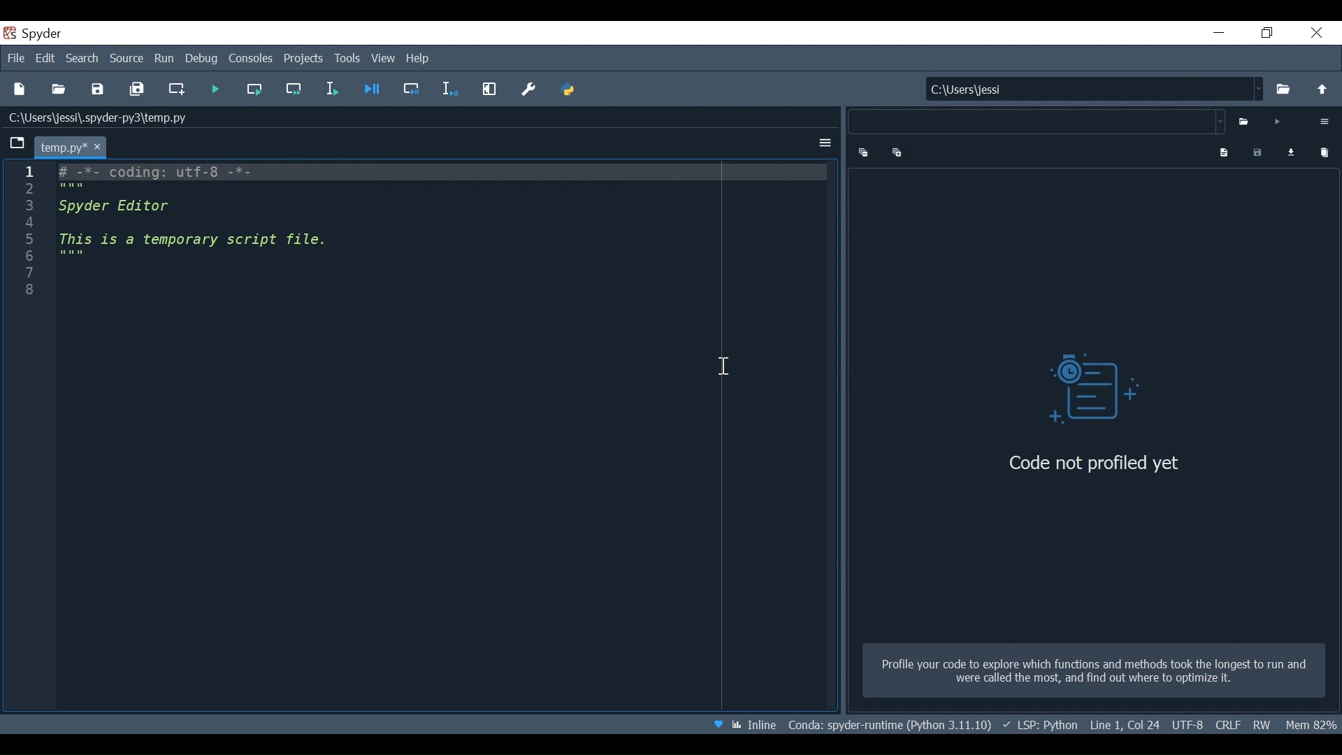  I want to click on C:\Users\jessi, so click(1096, 89).